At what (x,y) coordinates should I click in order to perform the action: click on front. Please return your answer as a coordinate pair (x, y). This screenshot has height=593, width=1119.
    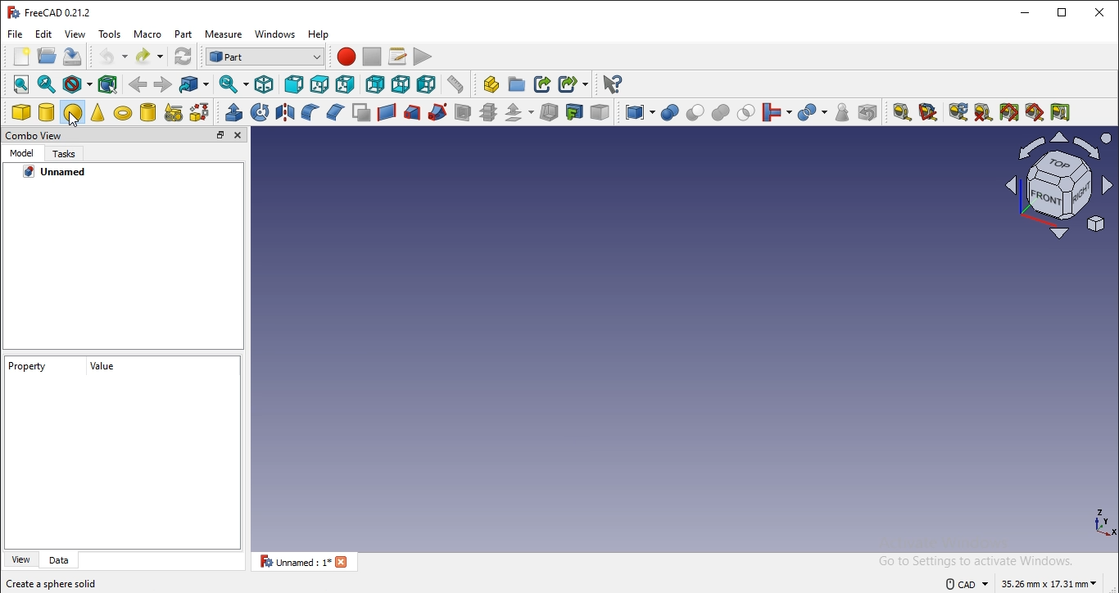
    Looking at the image, I should click on (294, 84).